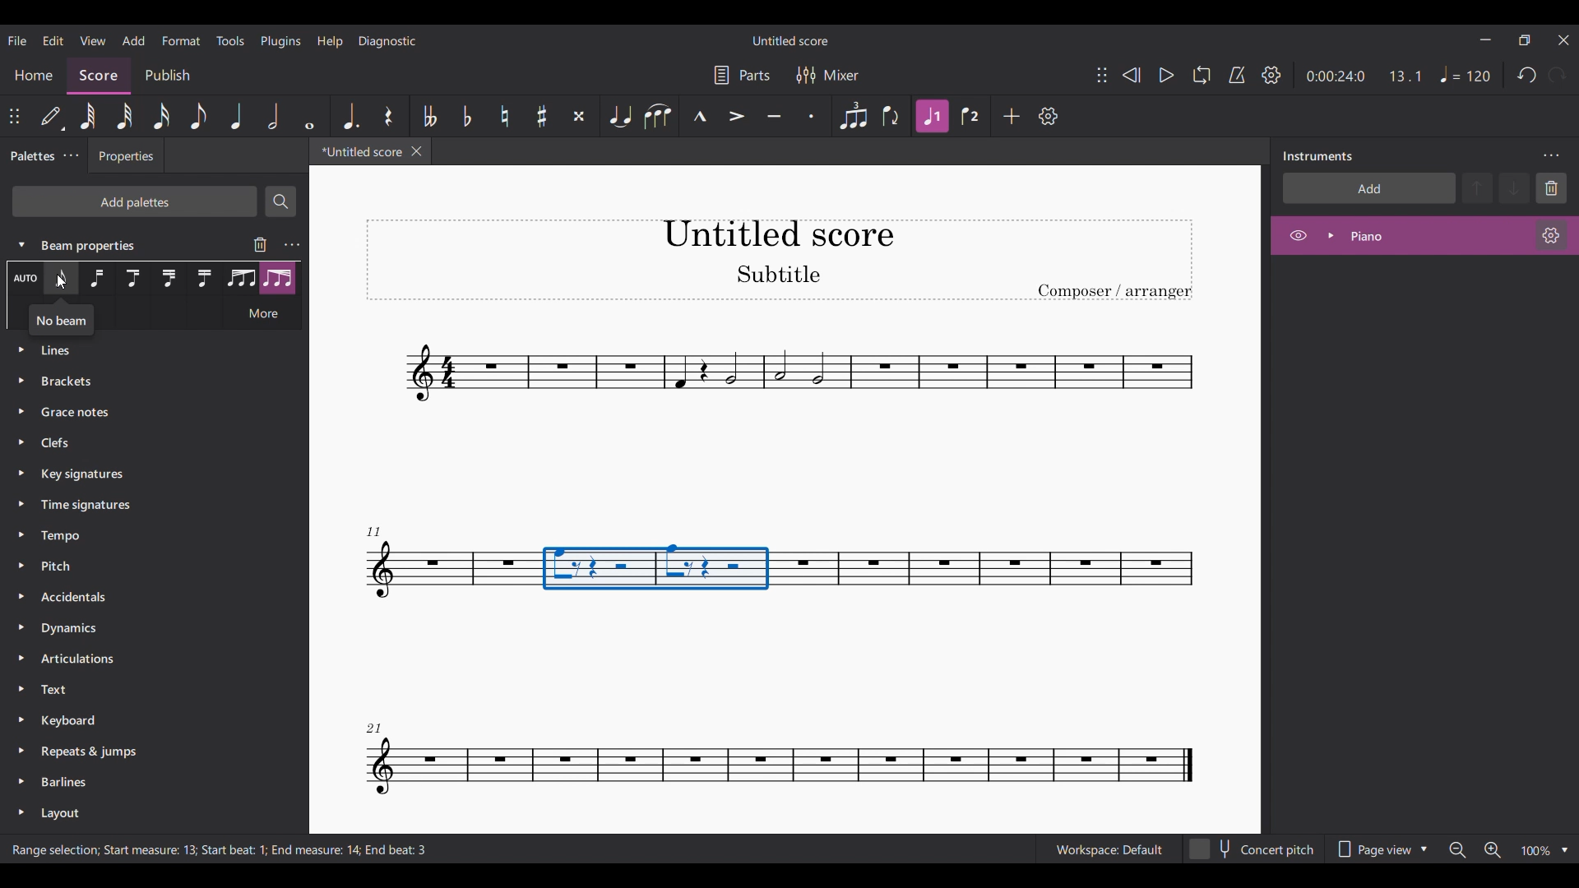  Describe the element at coordinates (60, 325) in the screenshot. I see `No beam` at that location.